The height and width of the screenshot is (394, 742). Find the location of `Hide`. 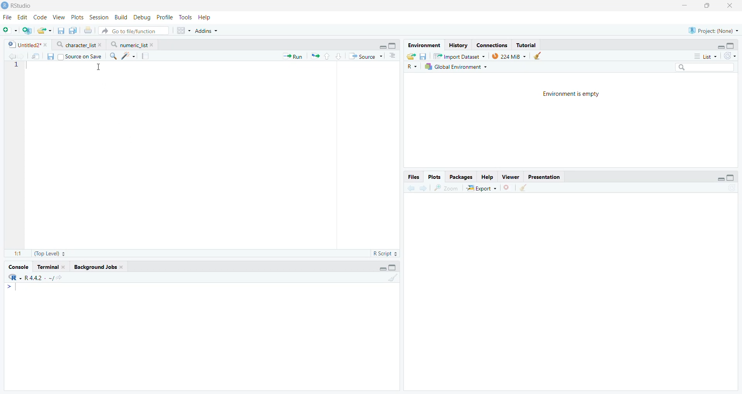

Hide is located at coordinates (382, 268).